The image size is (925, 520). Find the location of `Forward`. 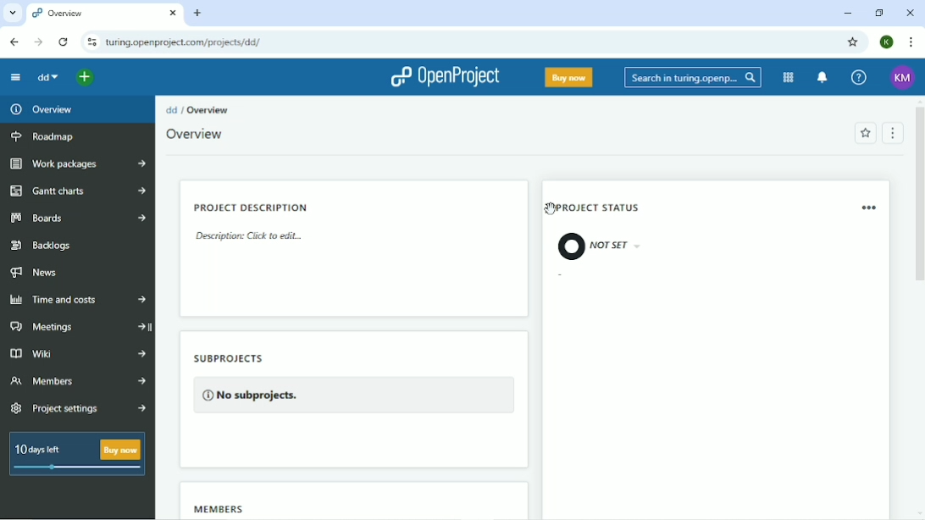

Forward is located at coordinates (38, 42).